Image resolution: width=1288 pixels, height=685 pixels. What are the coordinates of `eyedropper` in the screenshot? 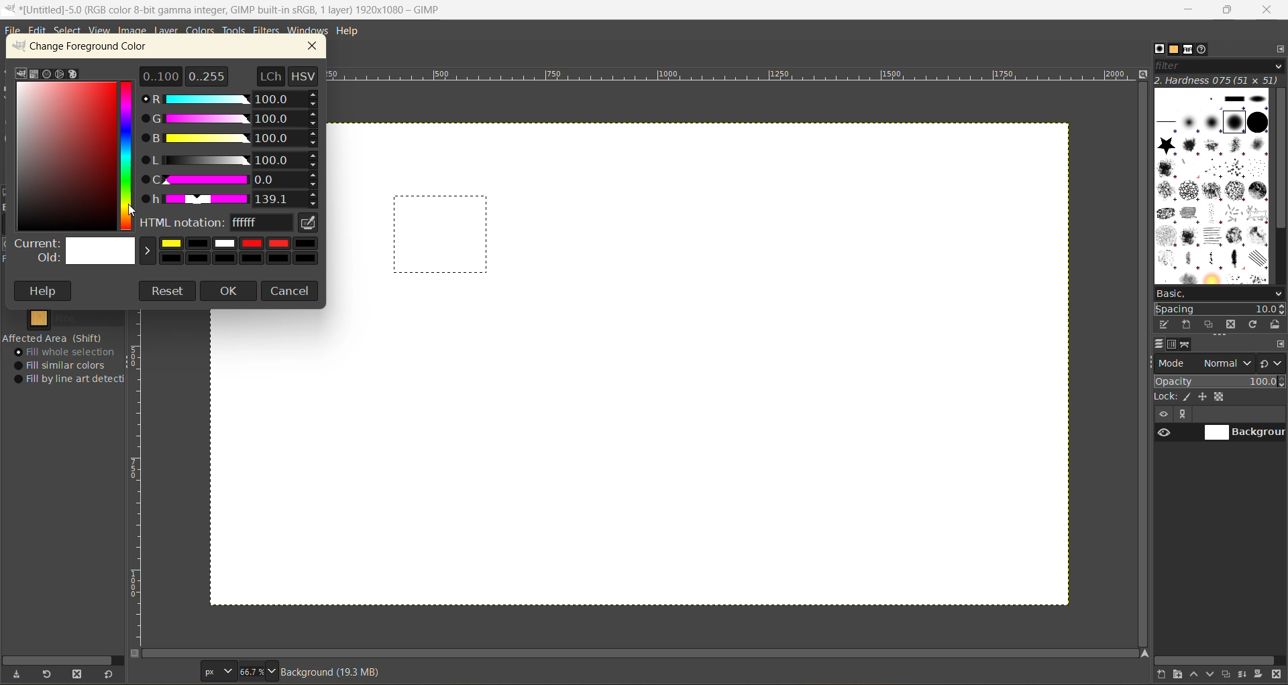 It's located at (309, 223).